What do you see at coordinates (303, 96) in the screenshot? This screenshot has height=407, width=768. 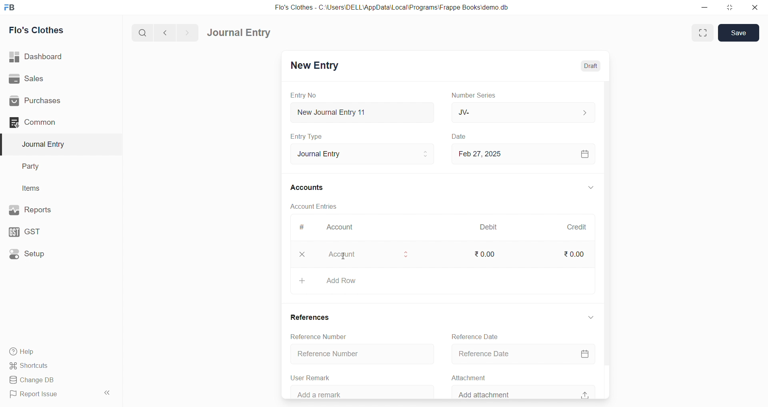 I see `Entry No` at bounding box center [303, 96].